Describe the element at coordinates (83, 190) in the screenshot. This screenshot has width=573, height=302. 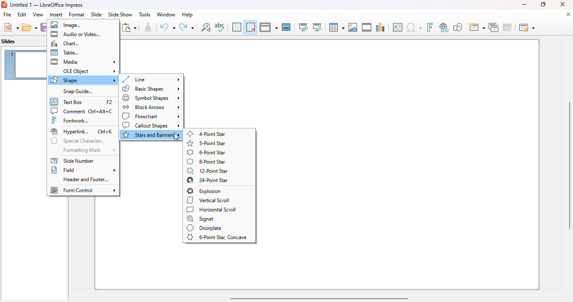
I see `form control` at that location.